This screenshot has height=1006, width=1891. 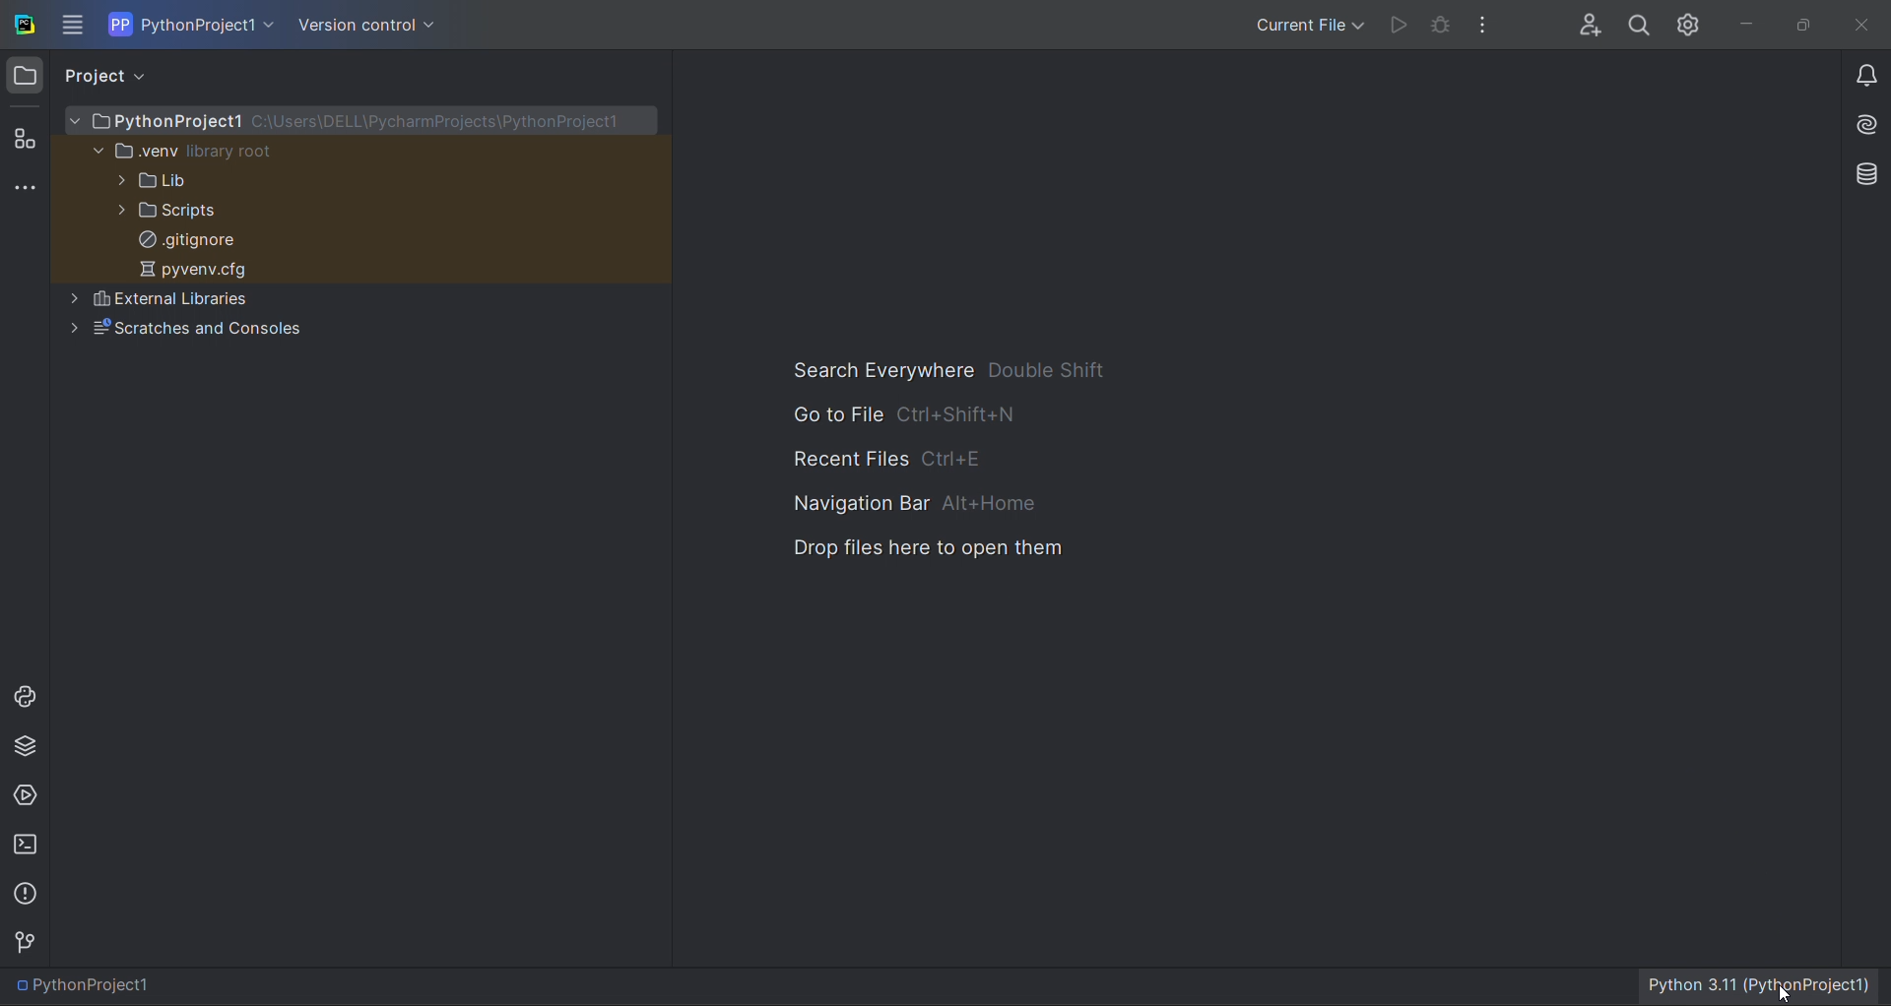 What do you see at coordinates (75, 25) in the screenshot?
I see `main menu` at bounding box center [75, 25].